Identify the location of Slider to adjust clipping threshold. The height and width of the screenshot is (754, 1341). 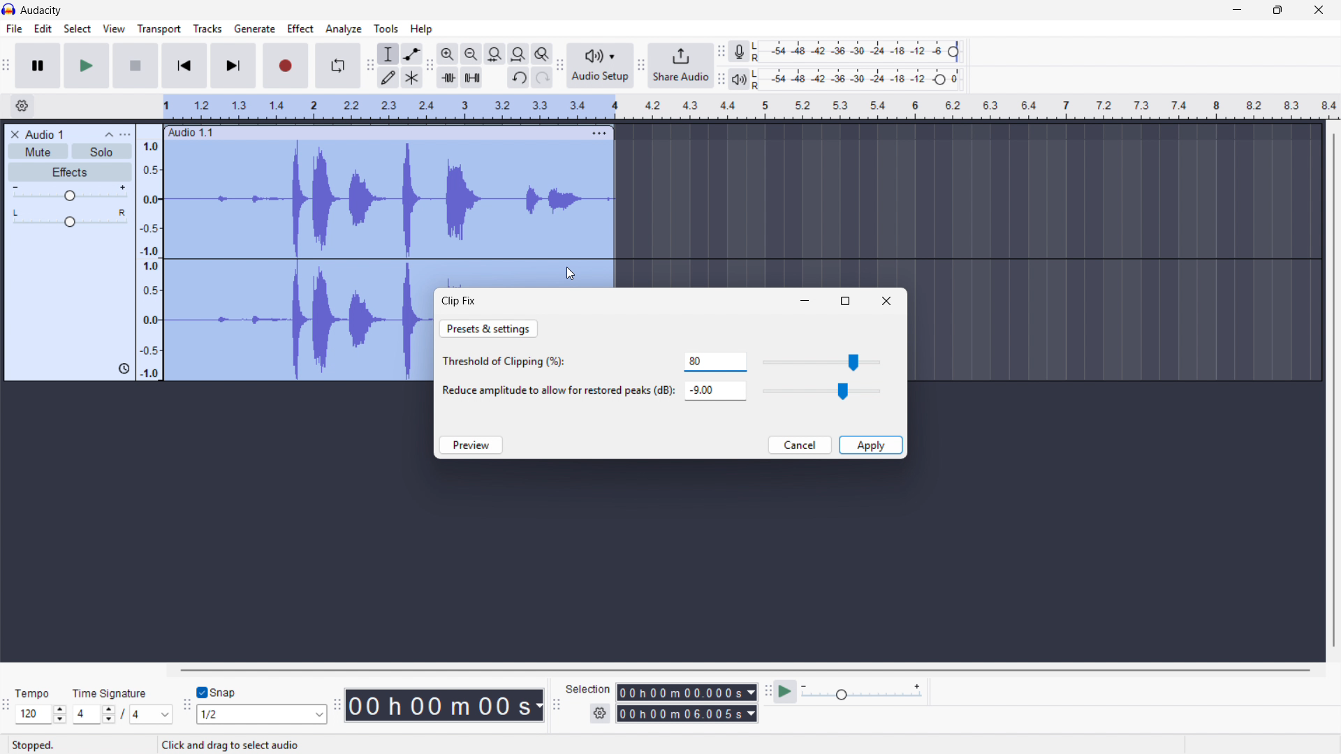
(823, 362).